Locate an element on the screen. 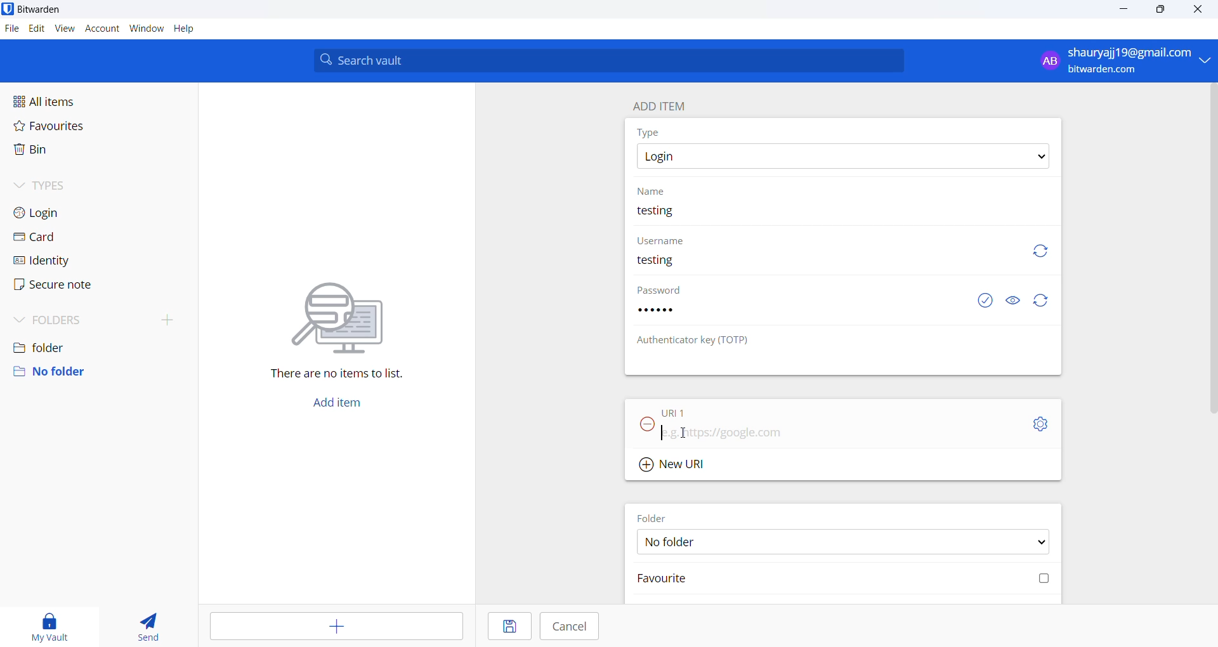 This screenshot has width=1218, height=647. help is located at coordinates (186, 30).